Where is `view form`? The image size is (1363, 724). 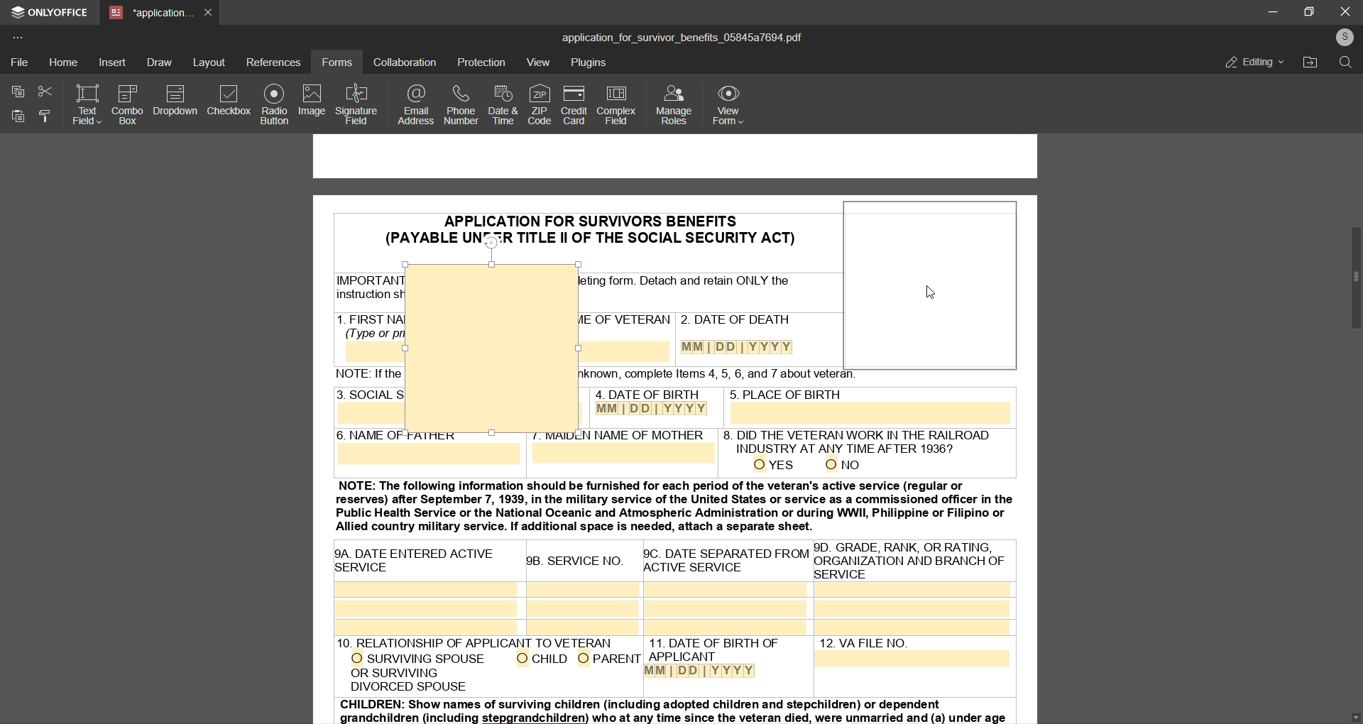 view form is located at coordinates (731, 104).